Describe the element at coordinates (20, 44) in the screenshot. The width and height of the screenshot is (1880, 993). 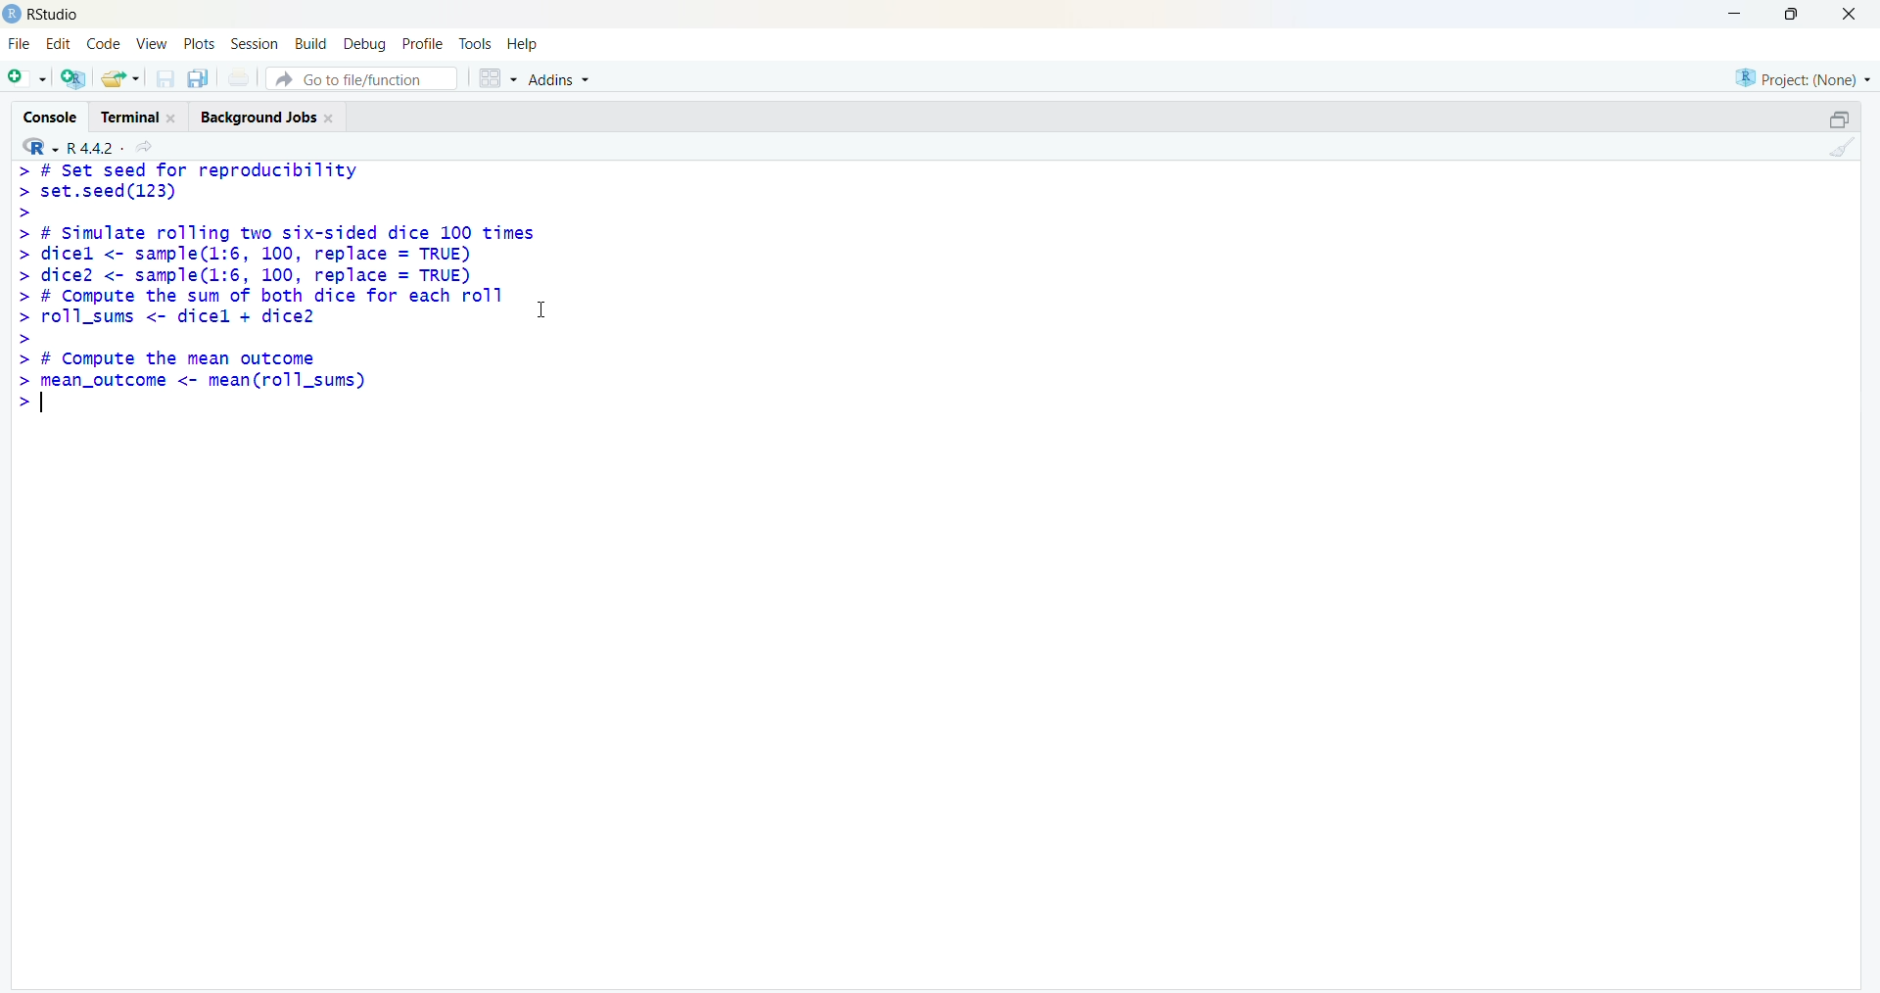
I see `file` at that location.